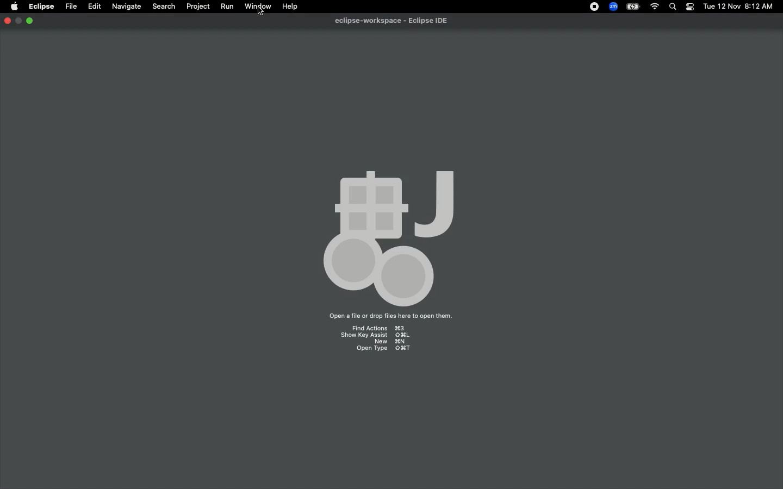  I want to click on Notification, so click(689, 7).